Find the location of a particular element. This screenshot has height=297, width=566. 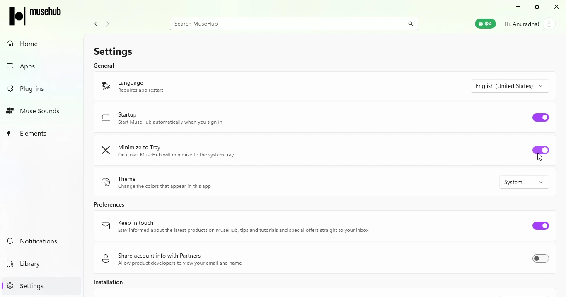

Home is located at coordinates (25, 44).